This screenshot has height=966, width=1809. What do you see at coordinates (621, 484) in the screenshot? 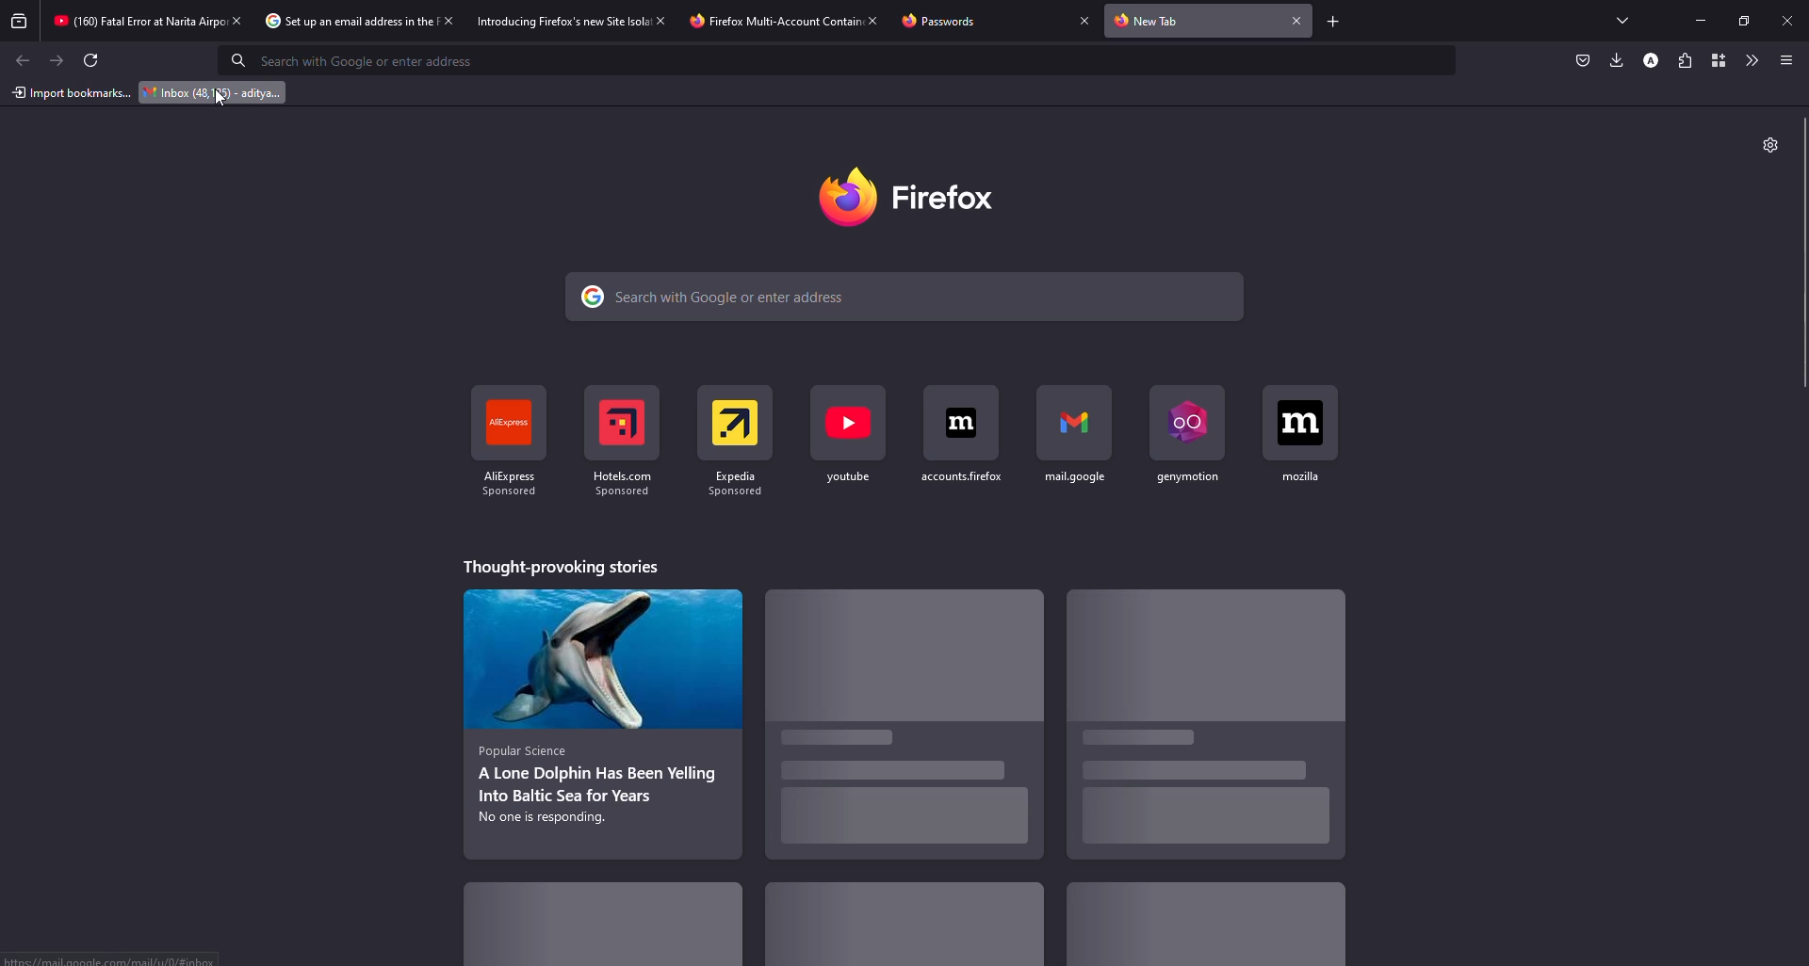
I see `Hotels.com Sponsored` at bounding box center [621, 484].